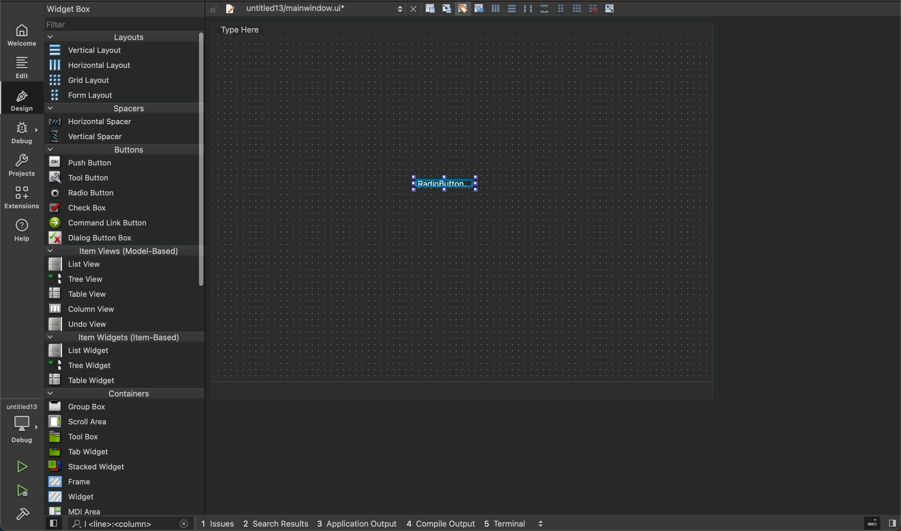 The width and height of the screenshot is (901, 531). Describe the element at coordinates (478, 9) in the screenshot. I see `` at that location.